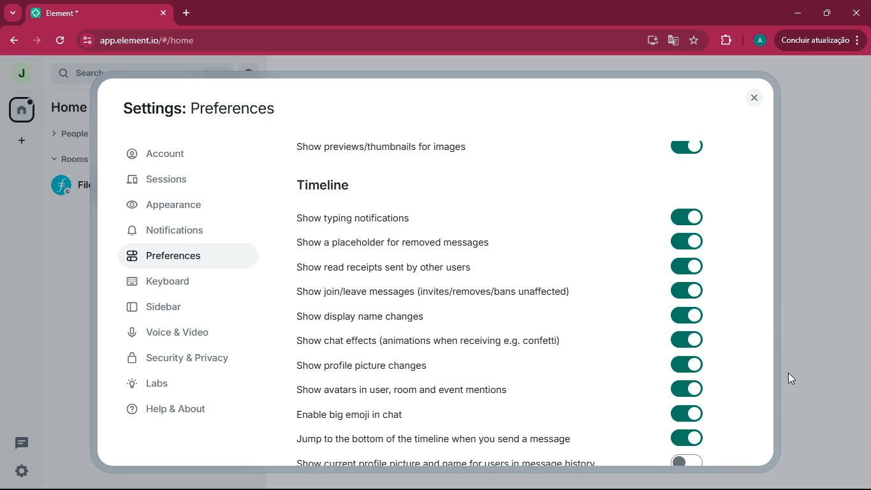  I want to click on labs, so click(181, 386).